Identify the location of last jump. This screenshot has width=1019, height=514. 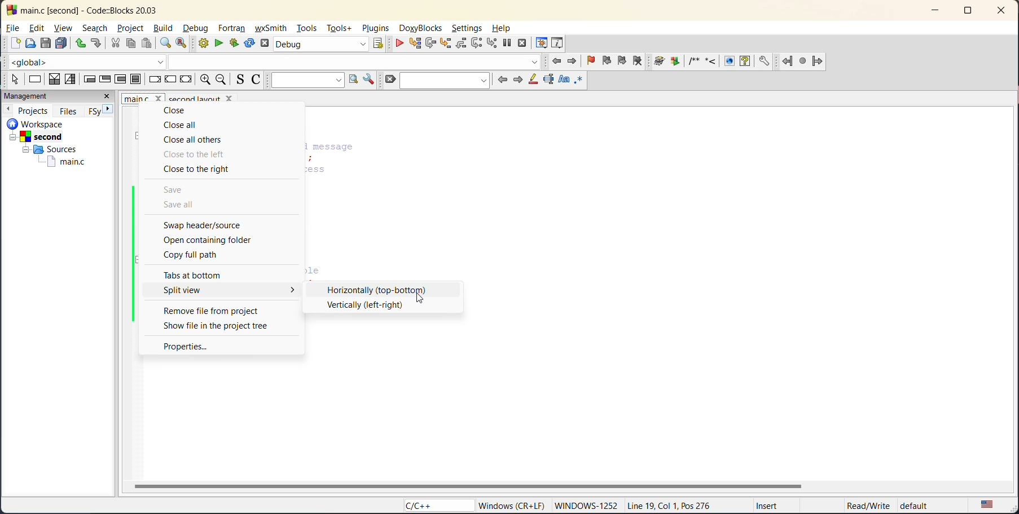
(803, 59).